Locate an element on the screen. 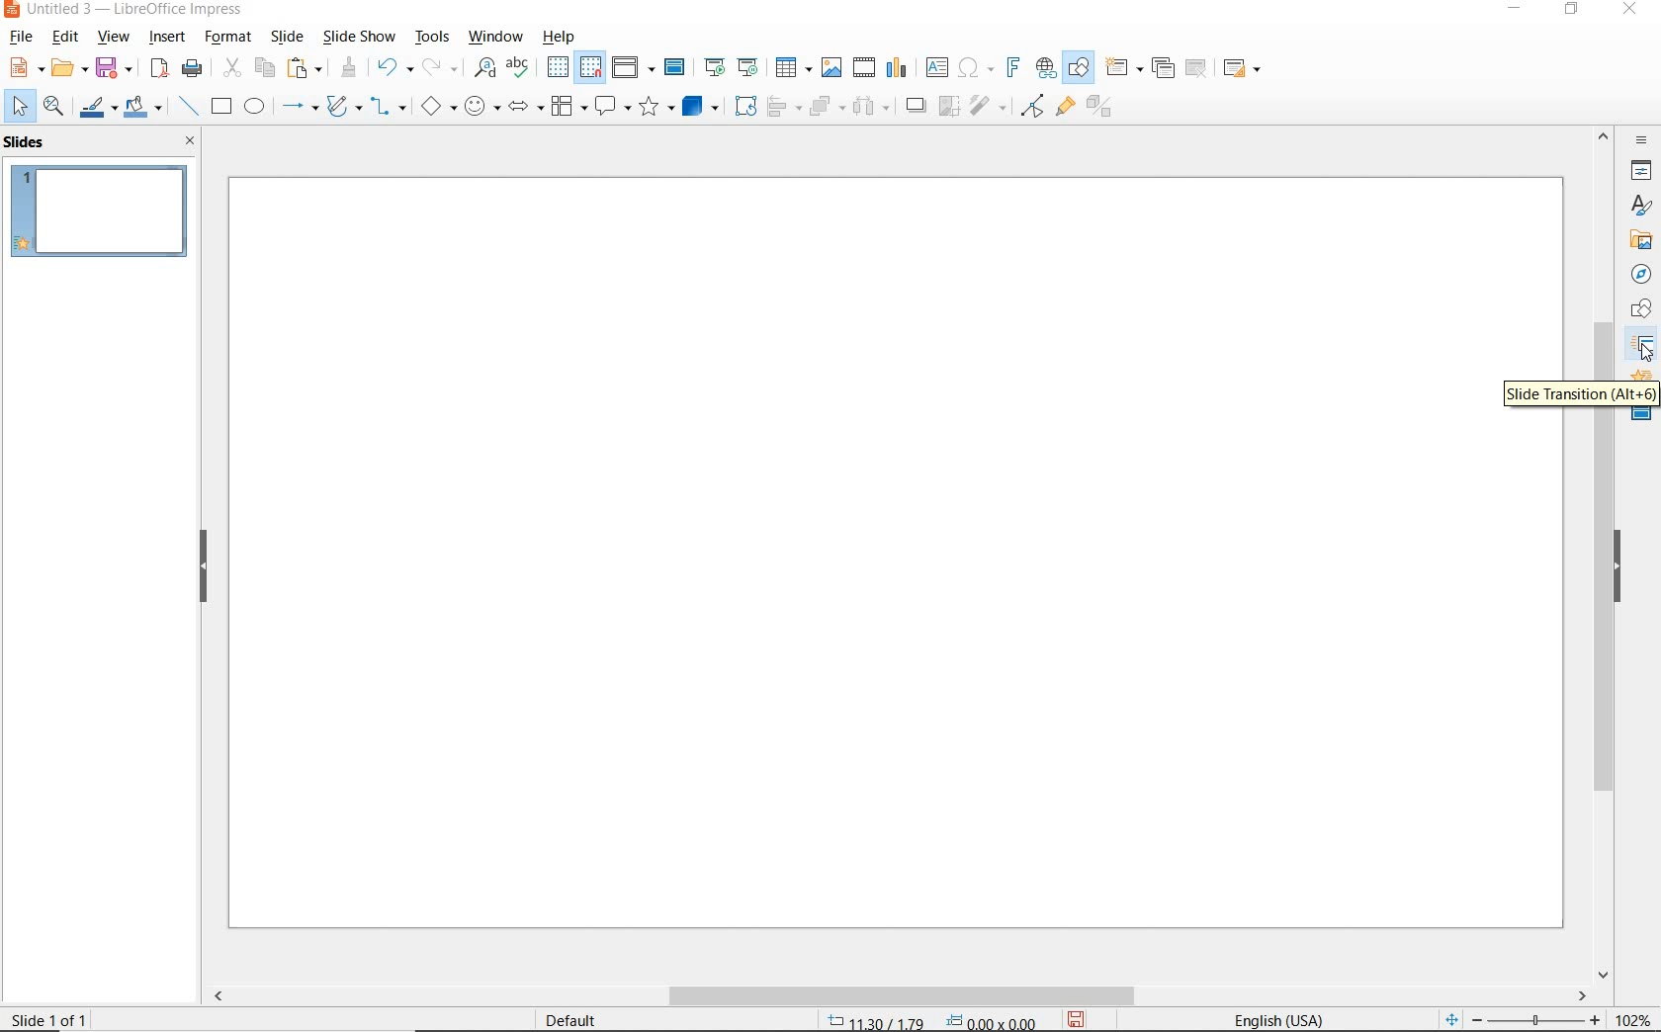 The height and width of the screenshot is (1032, 1661). TOGGLE EXTRUSION is located at coordinates (1103, 109).